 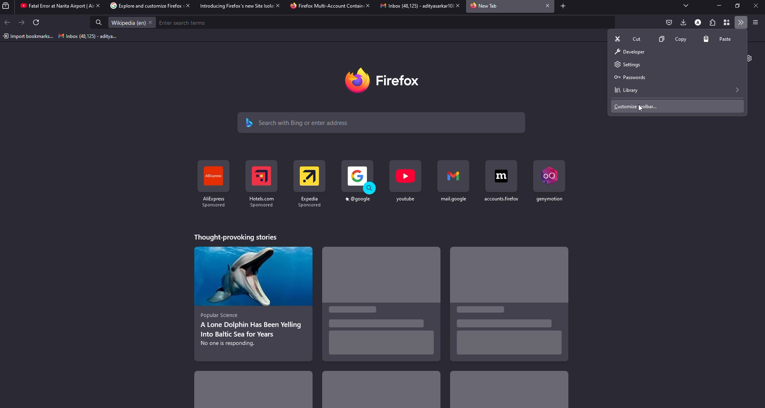 What do you see at coordinates (755, 22) in the screenshot?
I see `menu` at bounding box center [755, 22].